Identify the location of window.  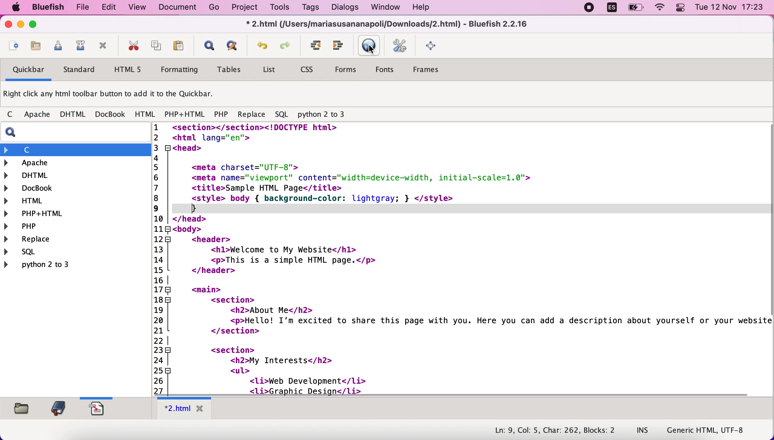
(387, 8).